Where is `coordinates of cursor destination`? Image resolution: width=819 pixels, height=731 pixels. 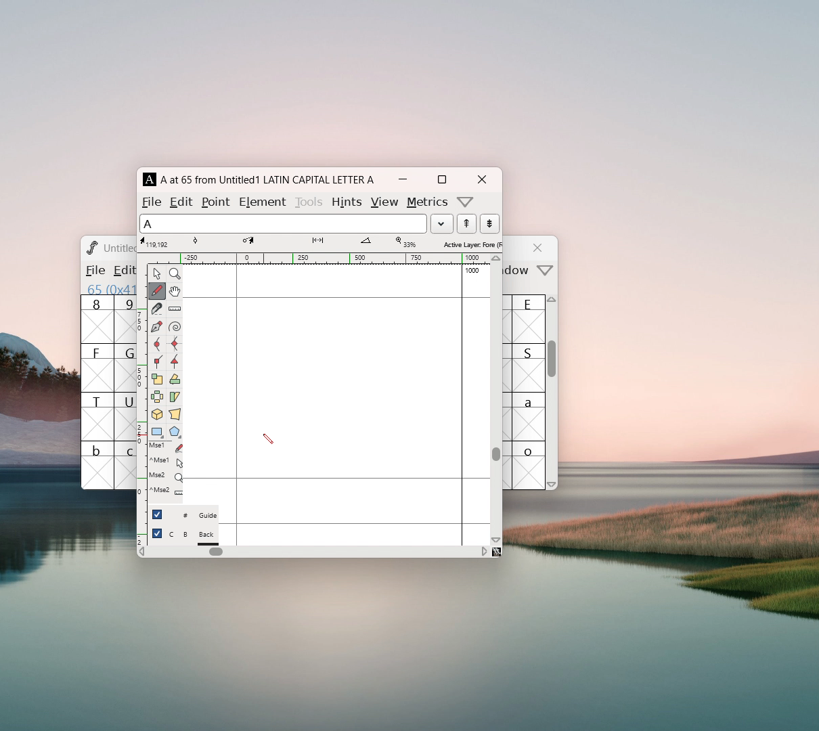
coordinates of cursor destination is located at coordinates (248, 242).